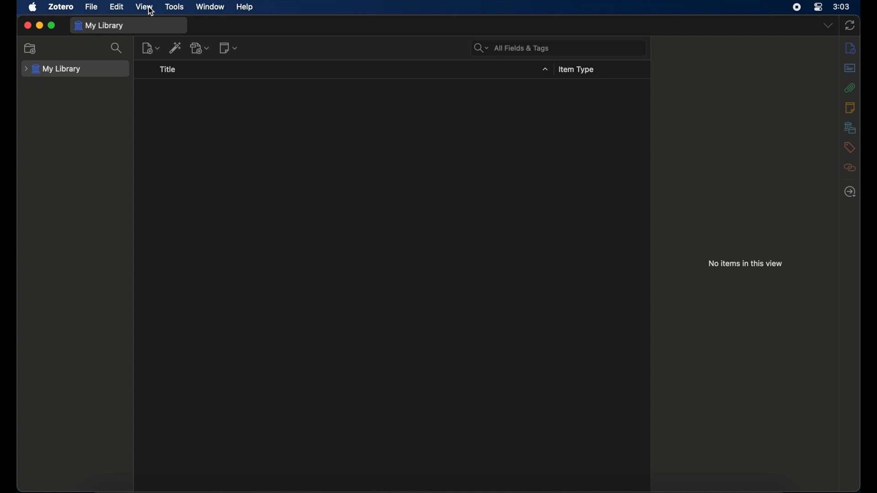 The width and height of the screenshot is (877, 493). Describe the element at coordinates (851, 49) in the screenshot. I see `info` at that location.